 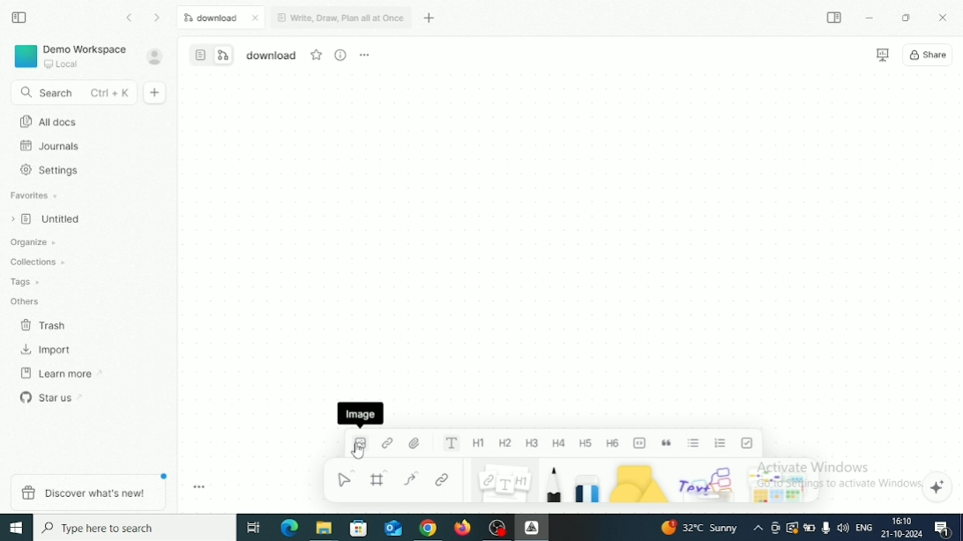 What do you see at coordinates (360, 453) in the screenshot?
I see `Cursor` at bounding box center [360, 453].